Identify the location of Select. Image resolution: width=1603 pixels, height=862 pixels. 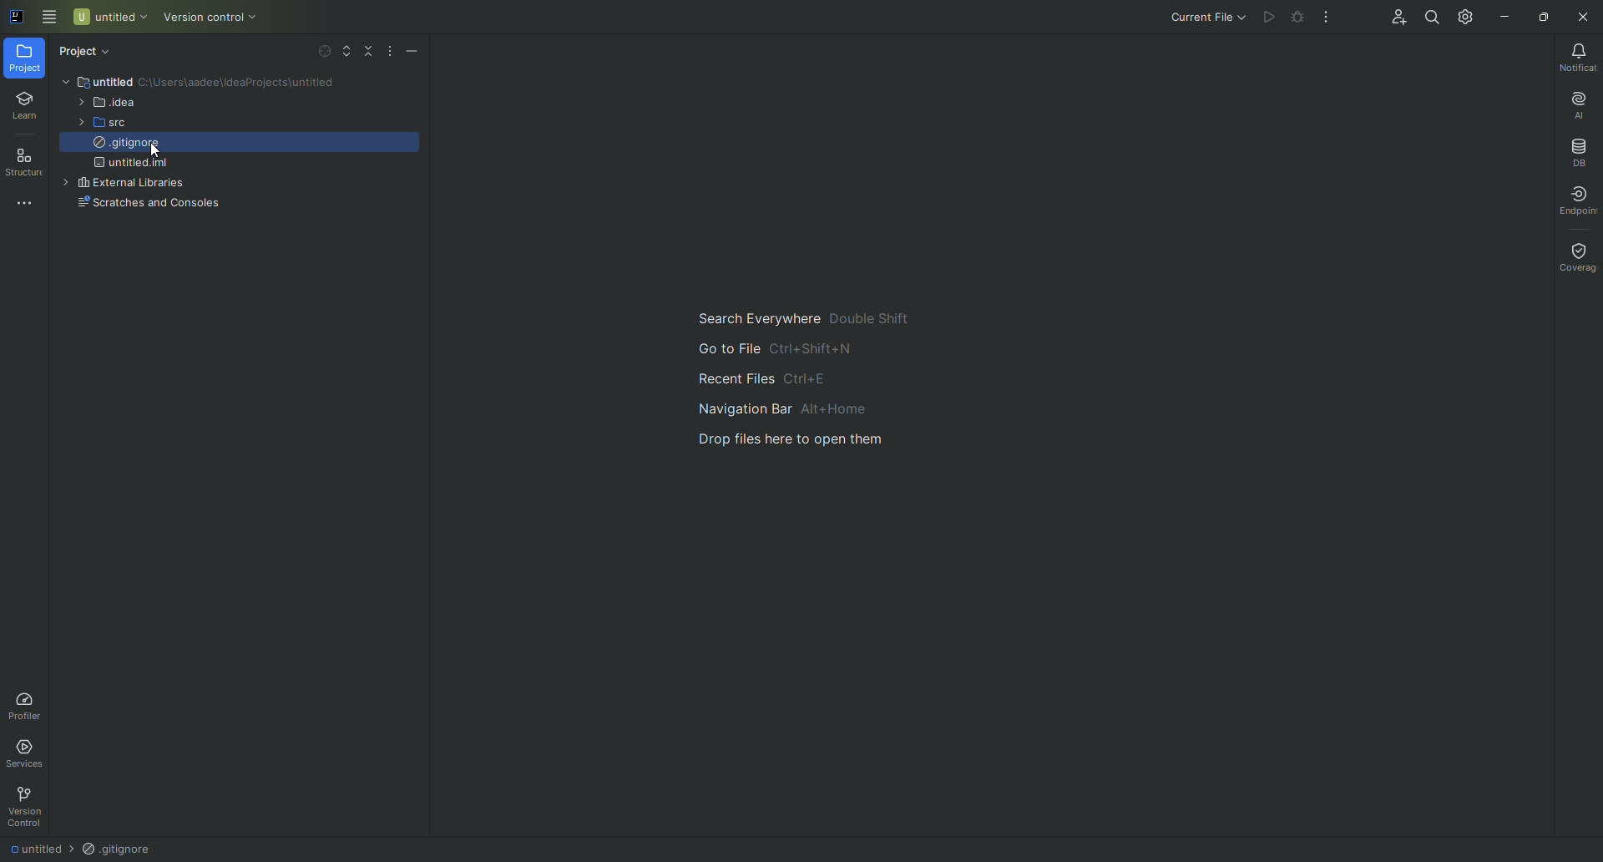
(326, 54).